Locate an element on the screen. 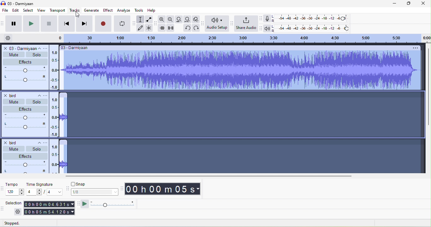 This screenshot has height=227, width=431. linear is located at coordinates (55, 117).